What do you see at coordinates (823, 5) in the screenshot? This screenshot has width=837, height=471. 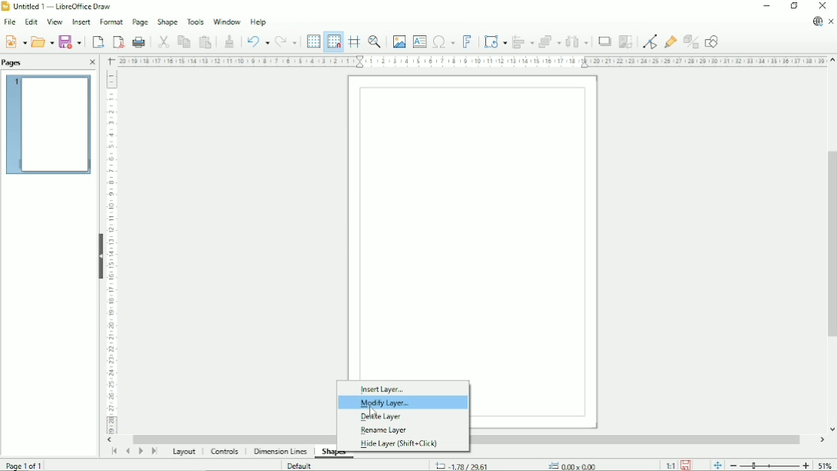 I see `Close` at bounding box center [823, 5].